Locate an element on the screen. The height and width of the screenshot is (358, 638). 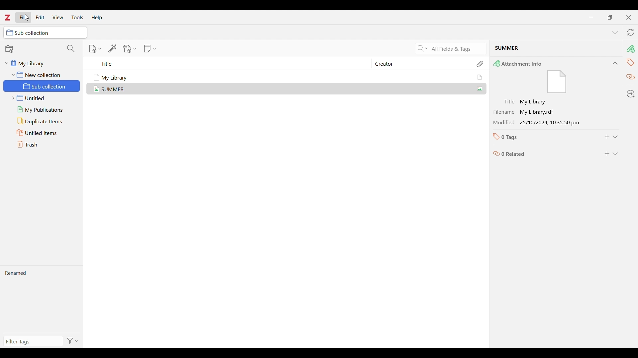
Trash is located at coordinates (43, 145).